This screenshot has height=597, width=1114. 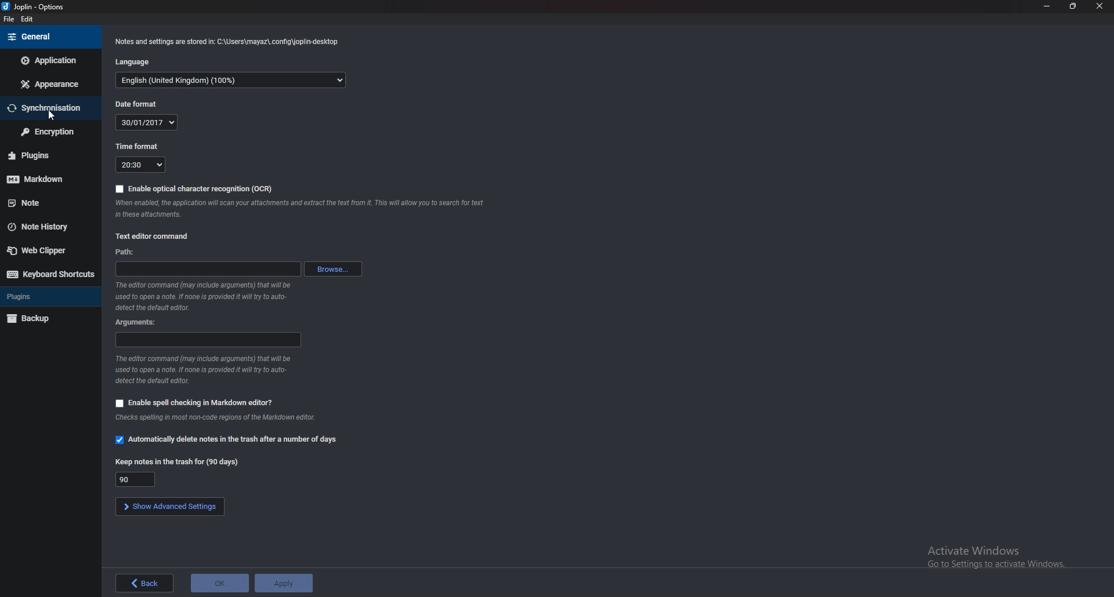 What do you see at coordinates (136, 62) in the screenshot?
I see `language` at bounding box center [136, 62].